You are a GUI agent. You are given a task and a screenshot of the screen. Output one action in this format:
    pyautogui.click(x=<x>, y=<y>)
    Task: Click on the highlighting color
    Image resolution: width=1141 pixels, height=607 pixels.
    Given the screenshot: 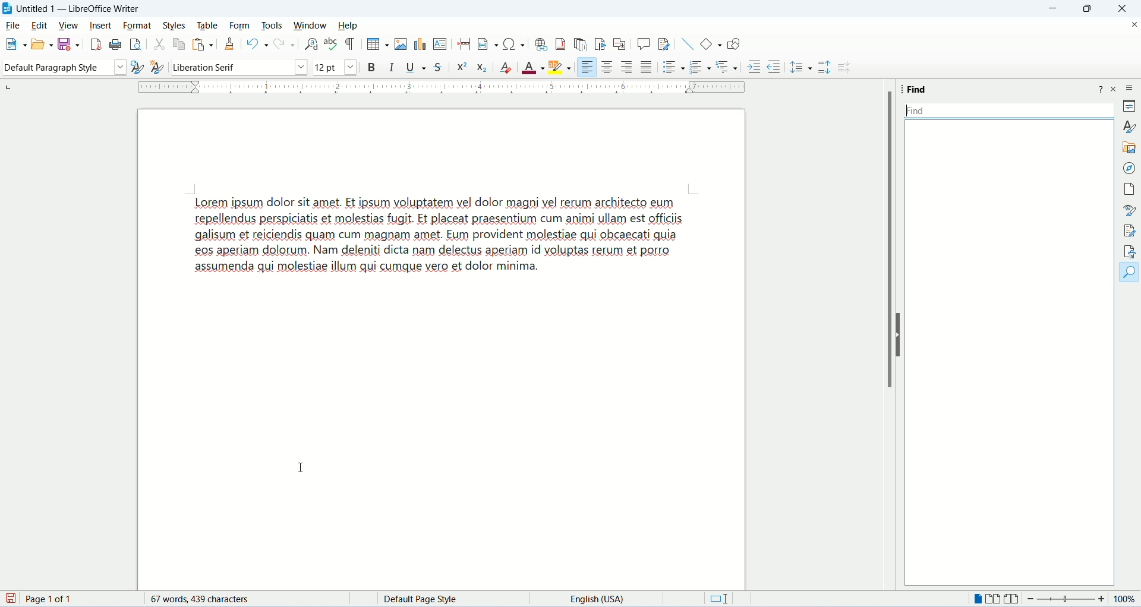 What is the action you would take?
    pyautogui.click(x=558, y=67)
    